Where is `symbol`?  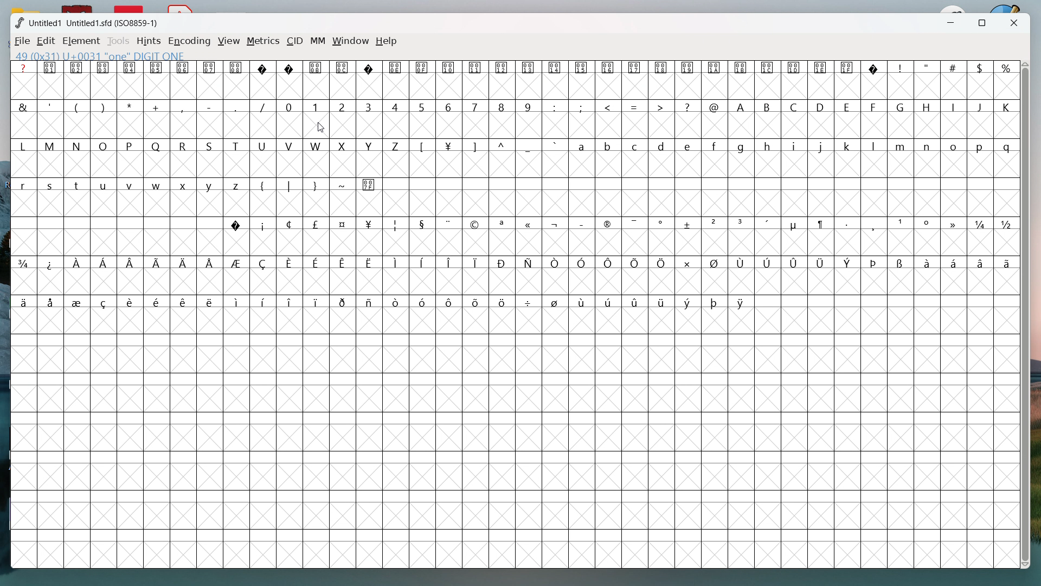
symbol is located at coordinates (477, 262).